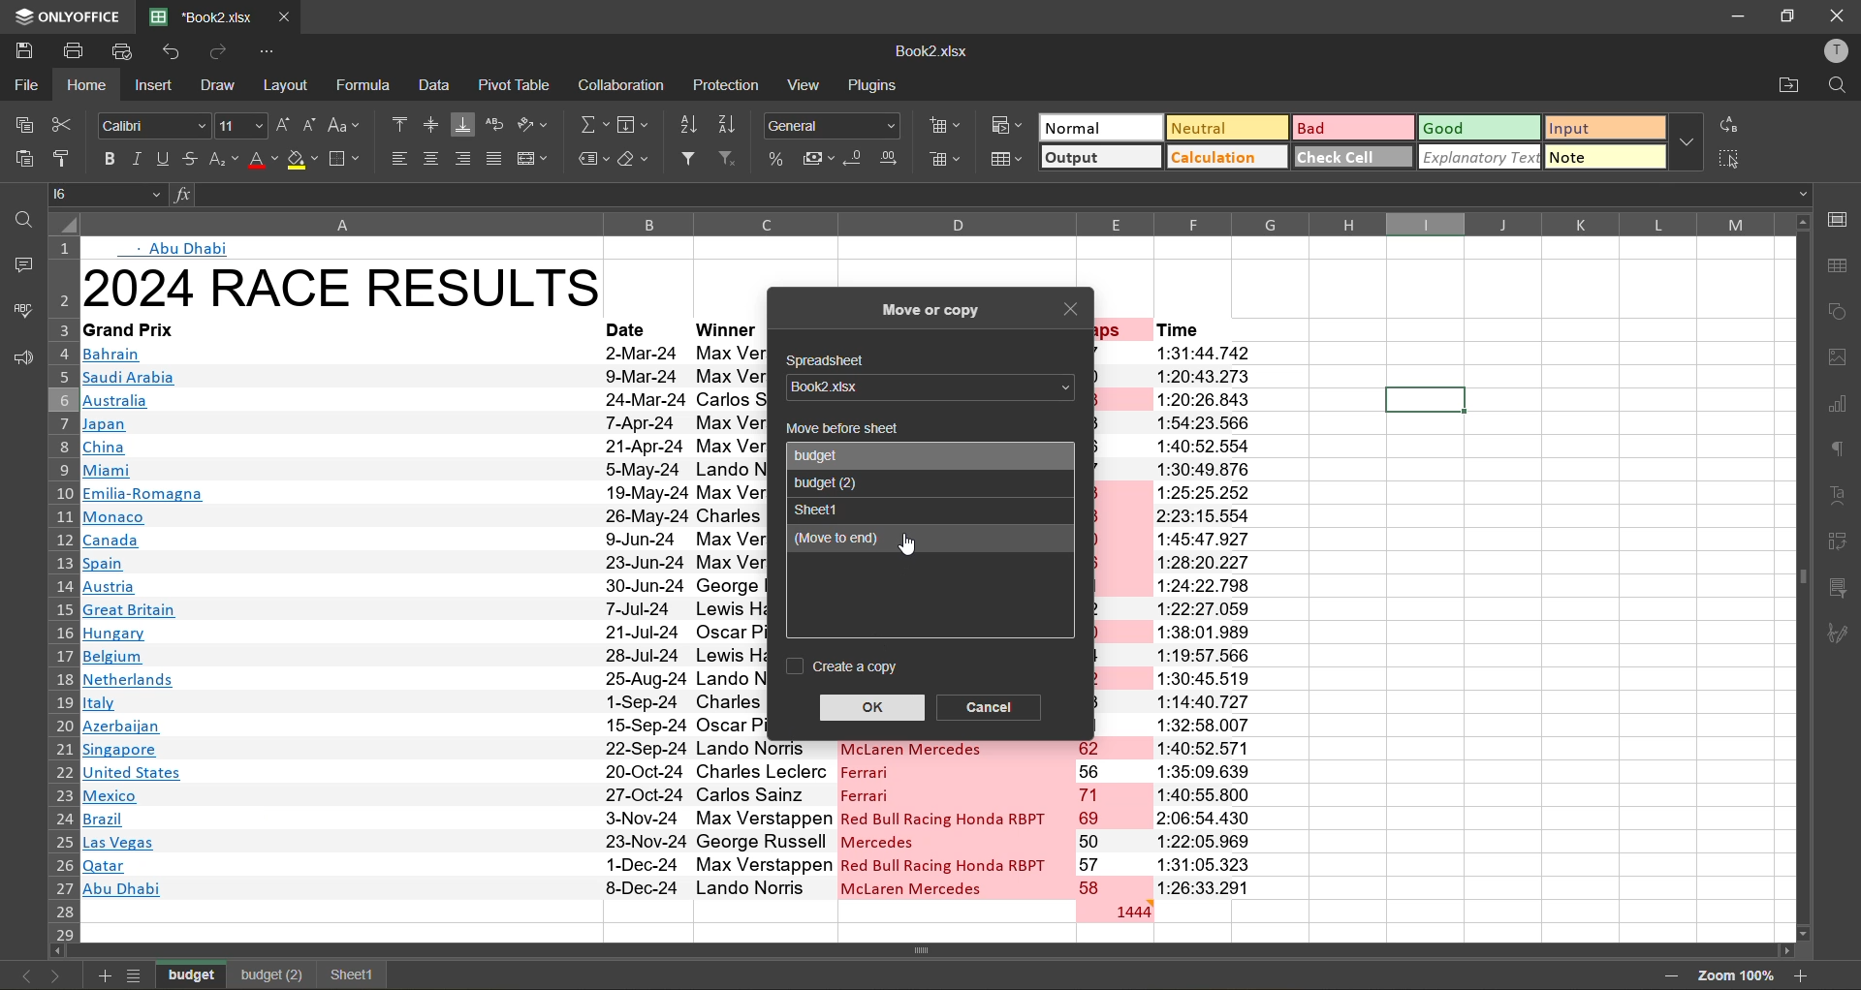 This screenshot has width=1861, height=990. What do you see at coordinates (930, 305) in the screenshot?
I see `move or copy` at bounding box center [930, 305].